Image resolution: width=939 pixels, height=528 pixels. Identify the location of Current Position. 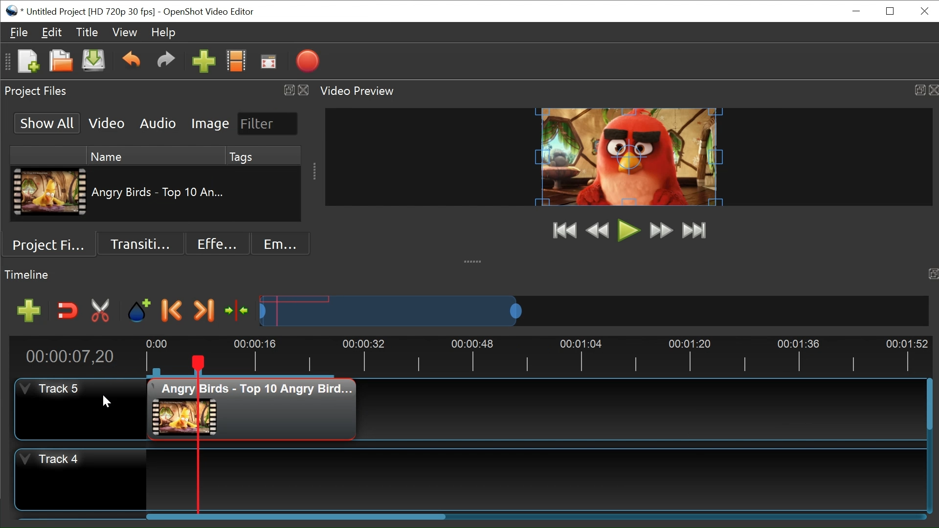
(72, 356).